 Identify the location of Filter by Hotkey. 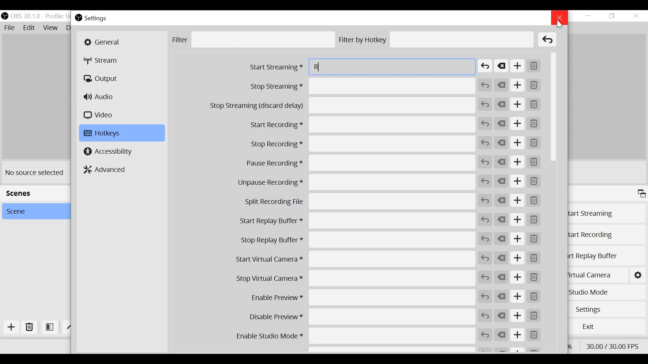
(436, 39).